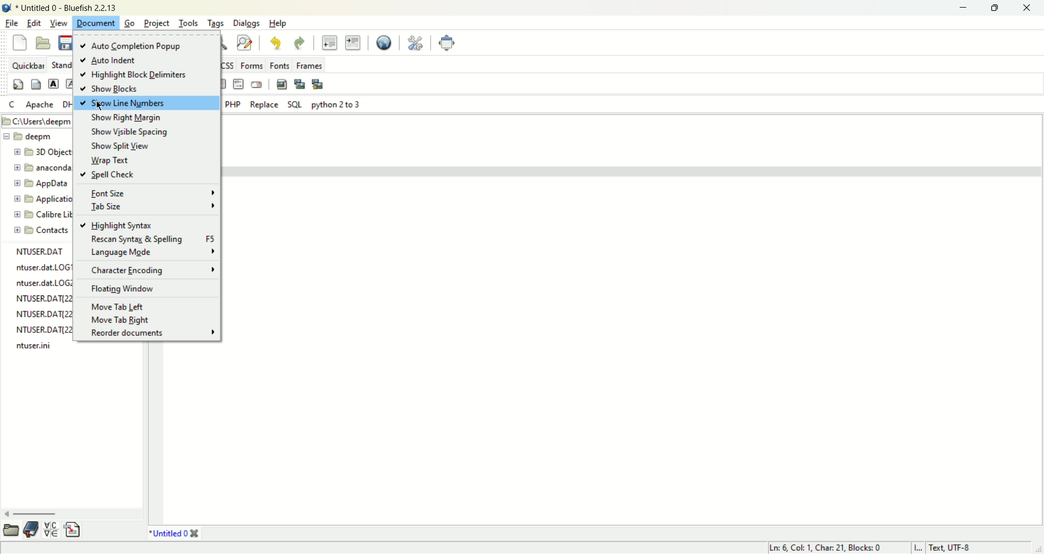 The image size is (1044, 554). I want to click on show right margin, so click(127, 118).